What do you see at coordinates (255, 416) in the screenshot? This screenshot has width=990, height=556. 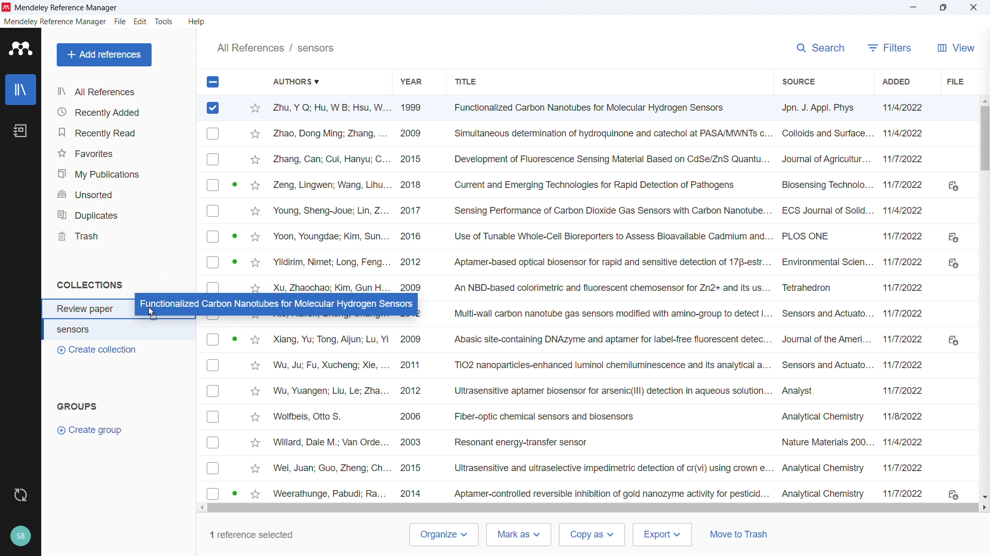 I see `Star Mark Individual entries ` at bounding box center [255, 416].